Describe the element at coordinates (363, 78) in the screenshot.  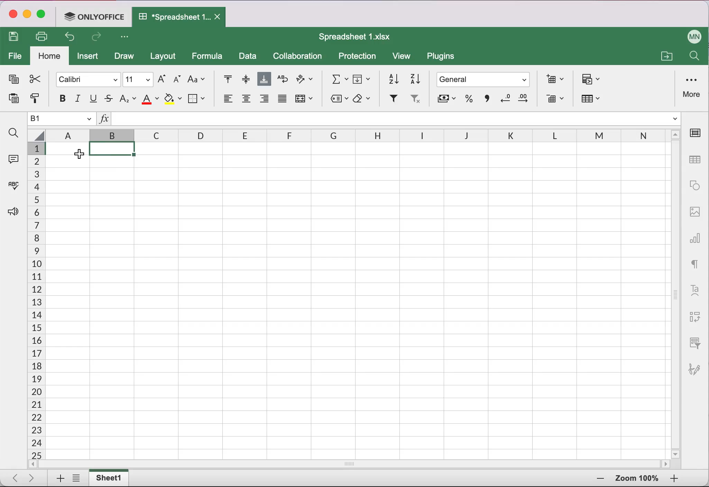
I see `fill` at that location.